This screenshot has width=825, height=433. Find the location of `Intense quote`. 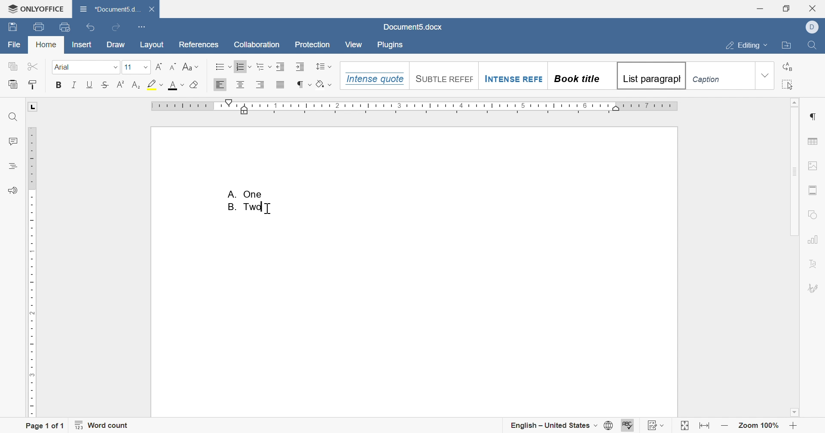

Intense quote is located at coordinates (373, 79).